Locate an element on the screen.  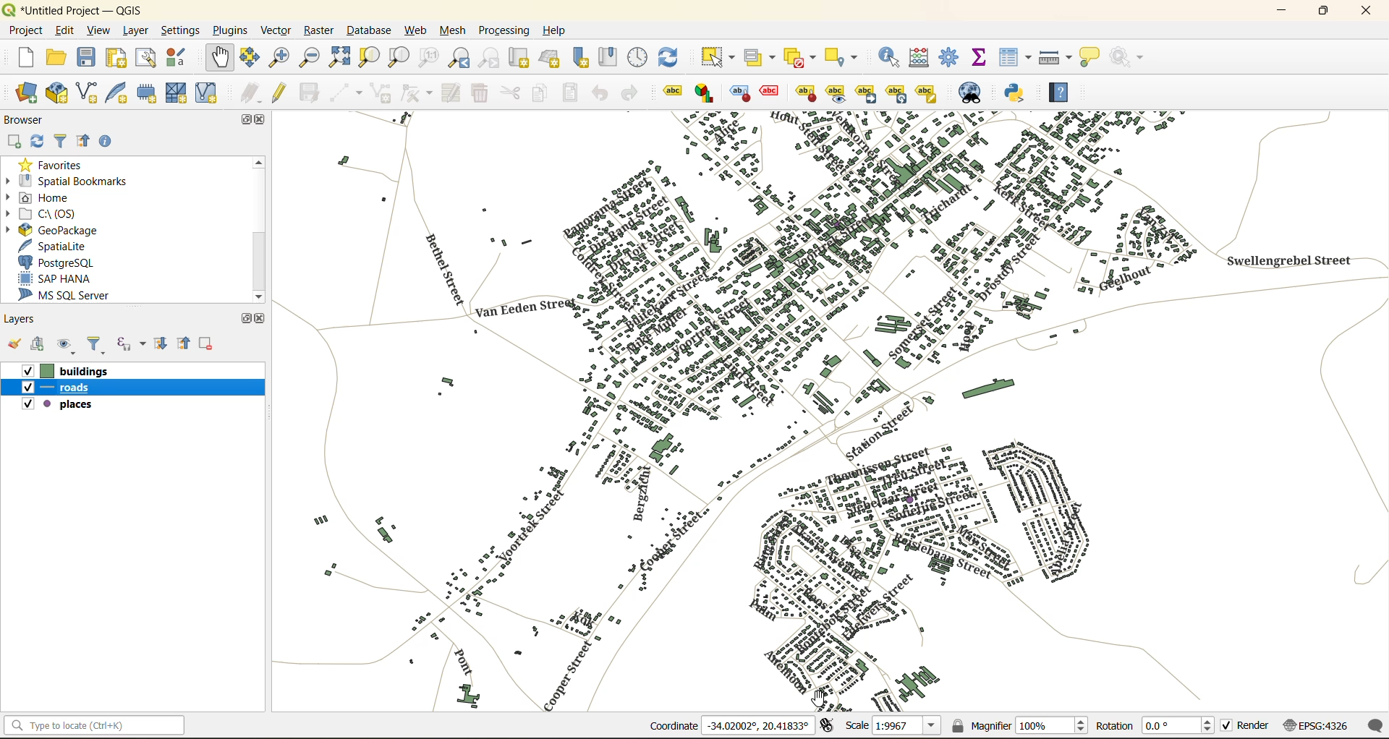
project is located at coordinates (25, 32).